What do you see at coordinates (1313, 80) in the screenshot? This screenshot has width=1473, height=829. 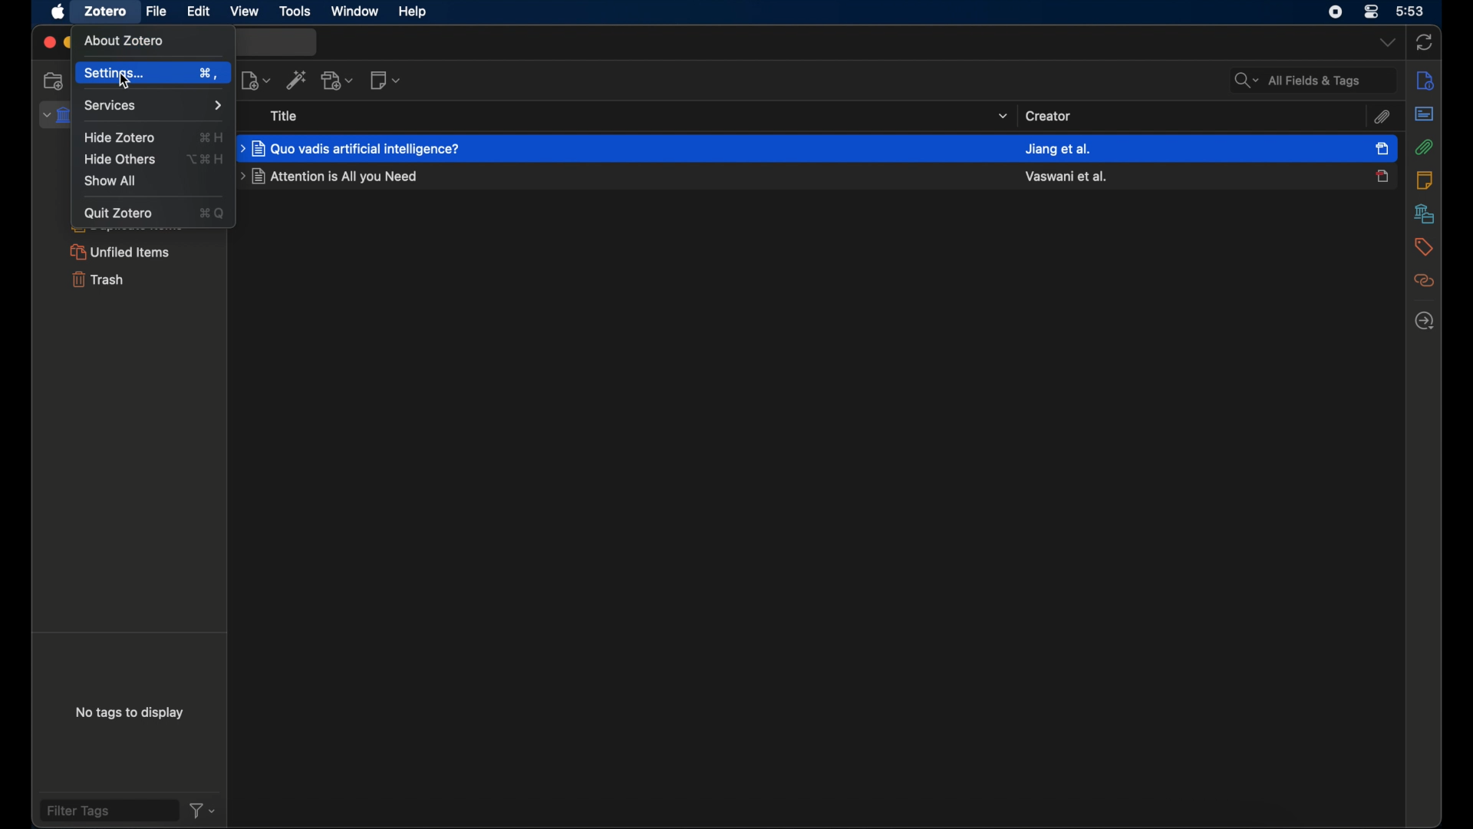 I see `search fields and tags` at bounding box center [1313, 80].